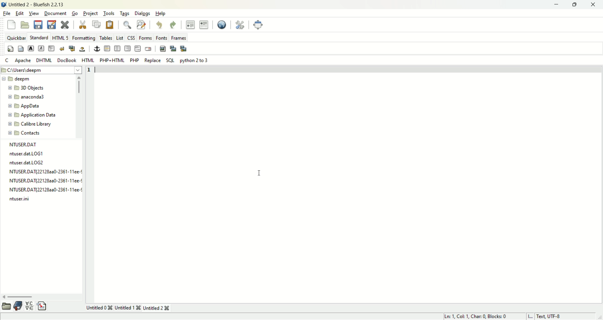 This screenshot has height=320, width=603. What do you see at coordinates (162, 48) in the screenshot?
I see `insert image` at bounding box center [162, 48].